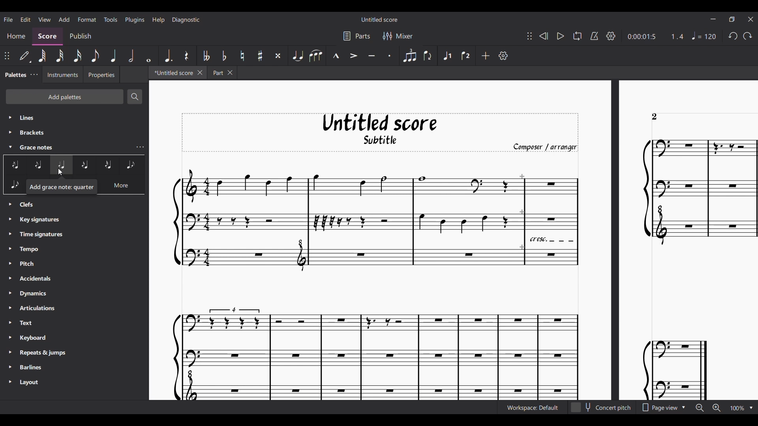 The width and height of the screenshot is (758, 426). What do you see at coordinates (380, 133) in the screenshot?
I see `Score title, sub-title, and composer name` at bounding box center [380, 133].